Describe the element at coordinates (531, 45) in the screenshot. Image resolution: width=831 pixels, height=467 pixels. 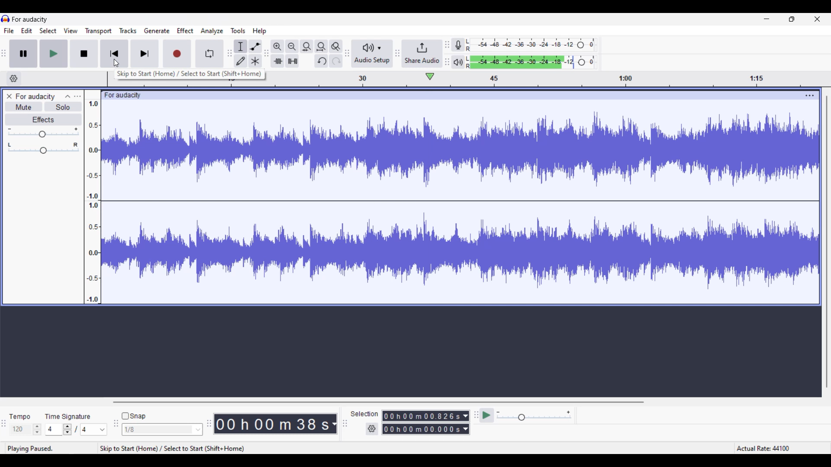
I see `Recording level` at that location.